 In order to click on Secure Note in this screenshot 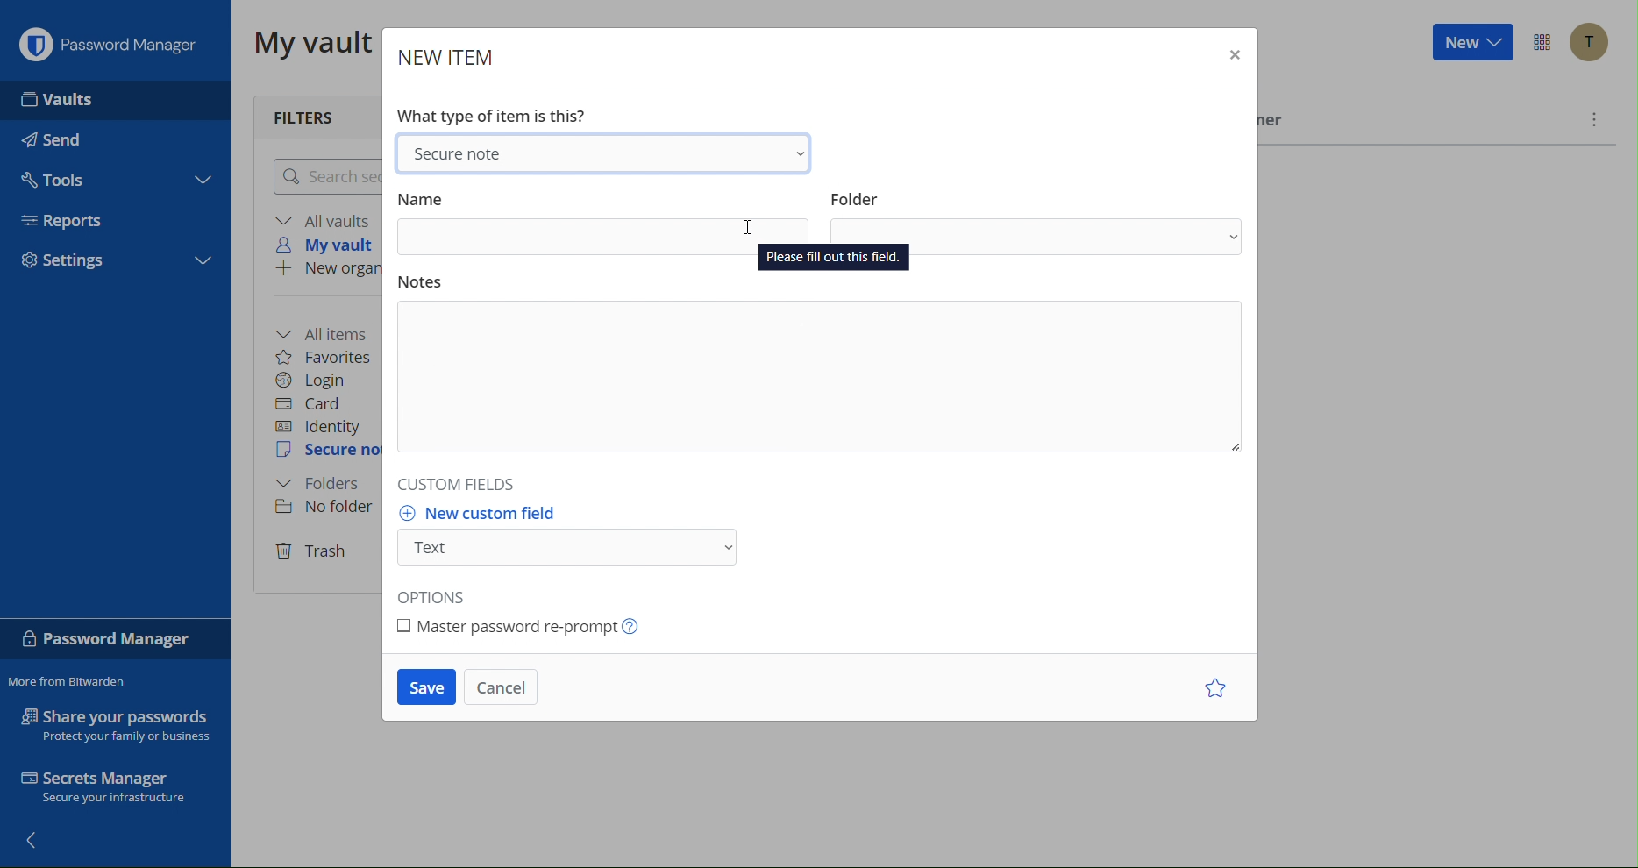, I will do `click(326, 453)`.